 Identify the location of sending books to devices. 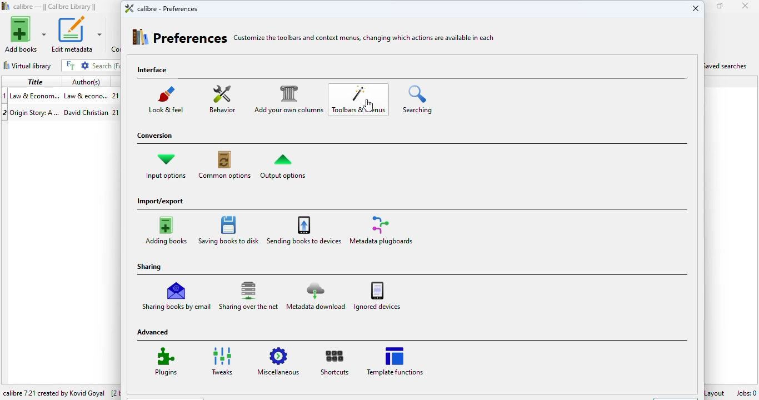
(304, 229).